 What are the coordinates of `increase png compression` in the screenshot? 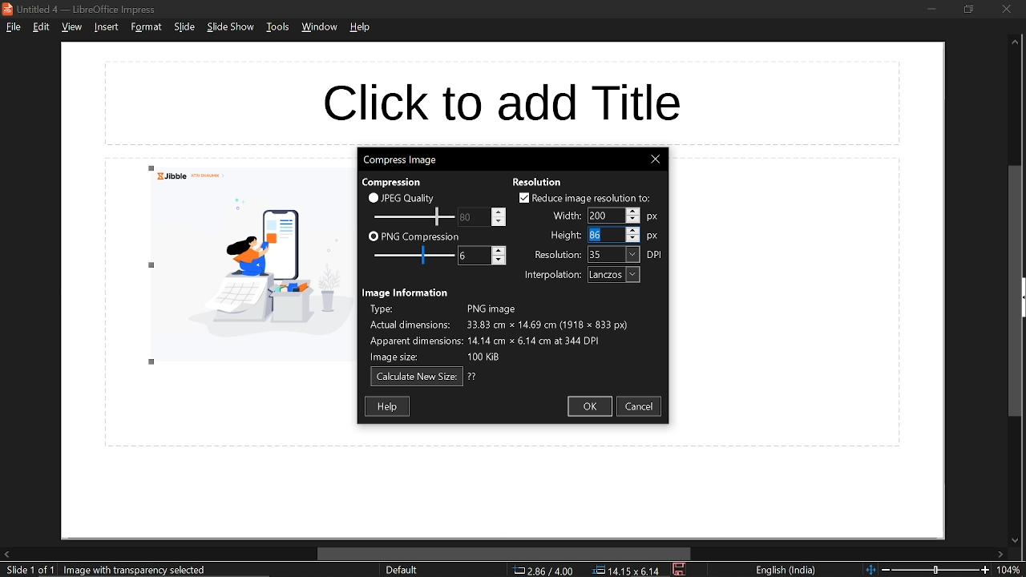 It's located at (499, 250).